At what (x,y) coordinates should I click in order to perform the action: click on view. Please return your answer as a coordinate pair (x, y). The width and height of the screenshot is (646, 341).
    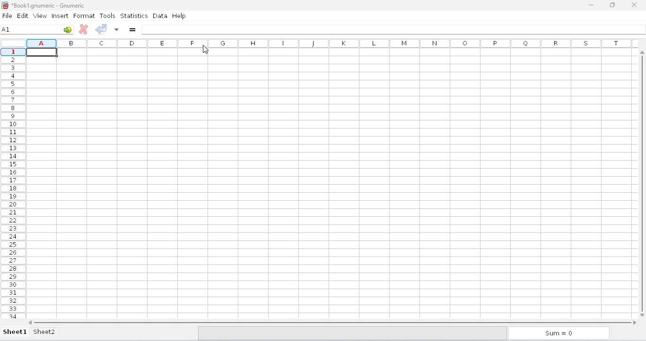
    Looking at the image, I should click on (40, 16).